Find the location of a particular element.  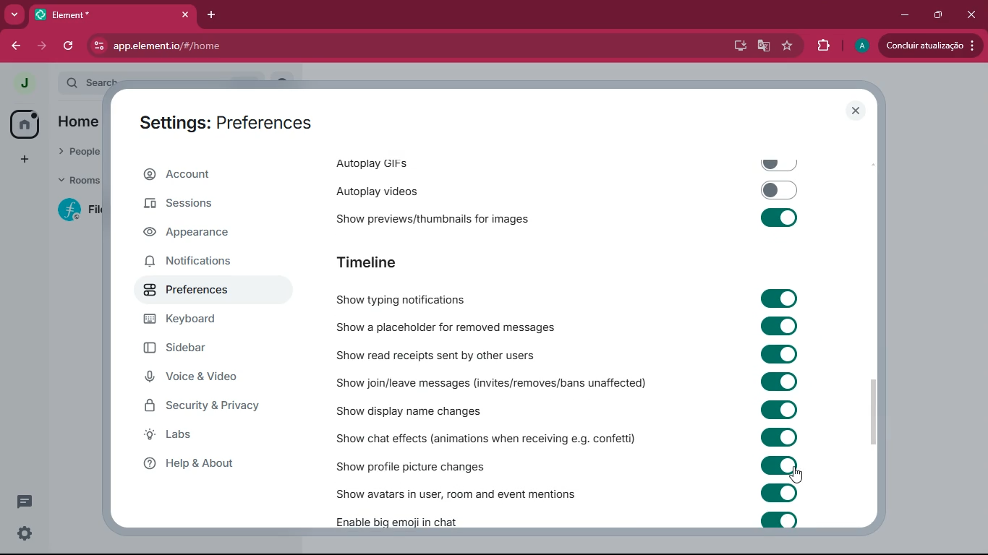

quick settings is located at coordinates (25, 534).